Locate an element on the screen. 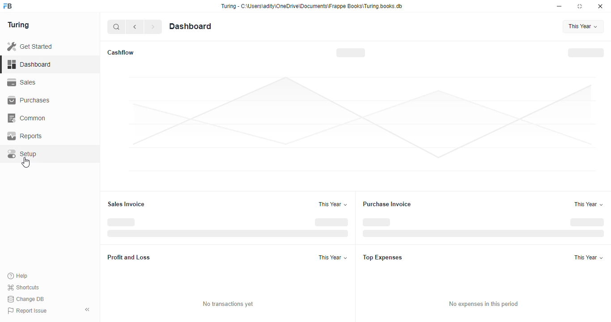  Purchase Invoice is located at coordinates (390, 204).